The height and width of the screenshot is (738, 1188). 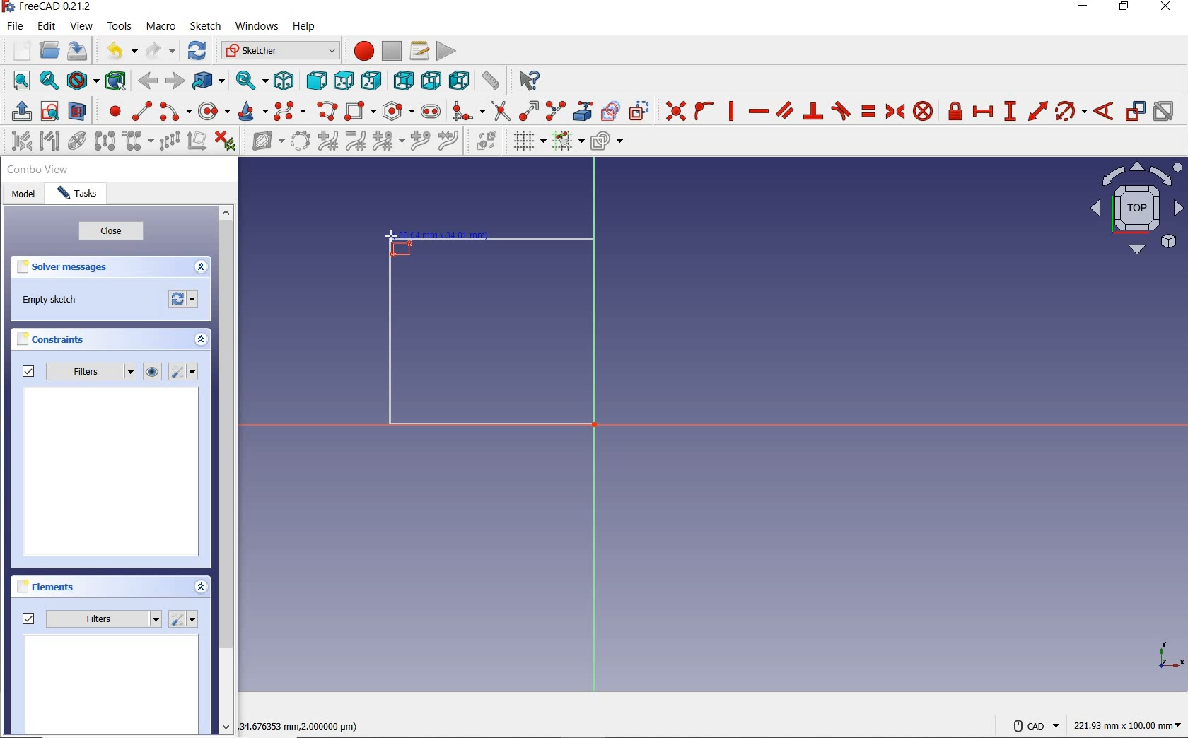 I want to click on leave sketch, so click(x=18, y=112).